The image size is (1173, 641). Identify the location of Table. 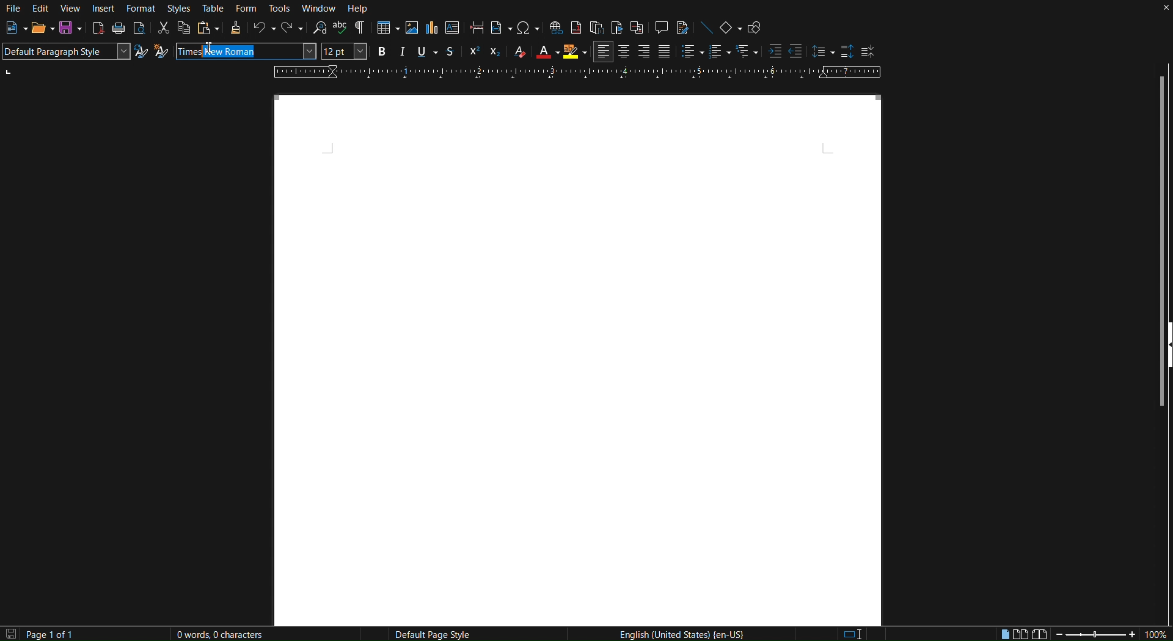
(214, 9).